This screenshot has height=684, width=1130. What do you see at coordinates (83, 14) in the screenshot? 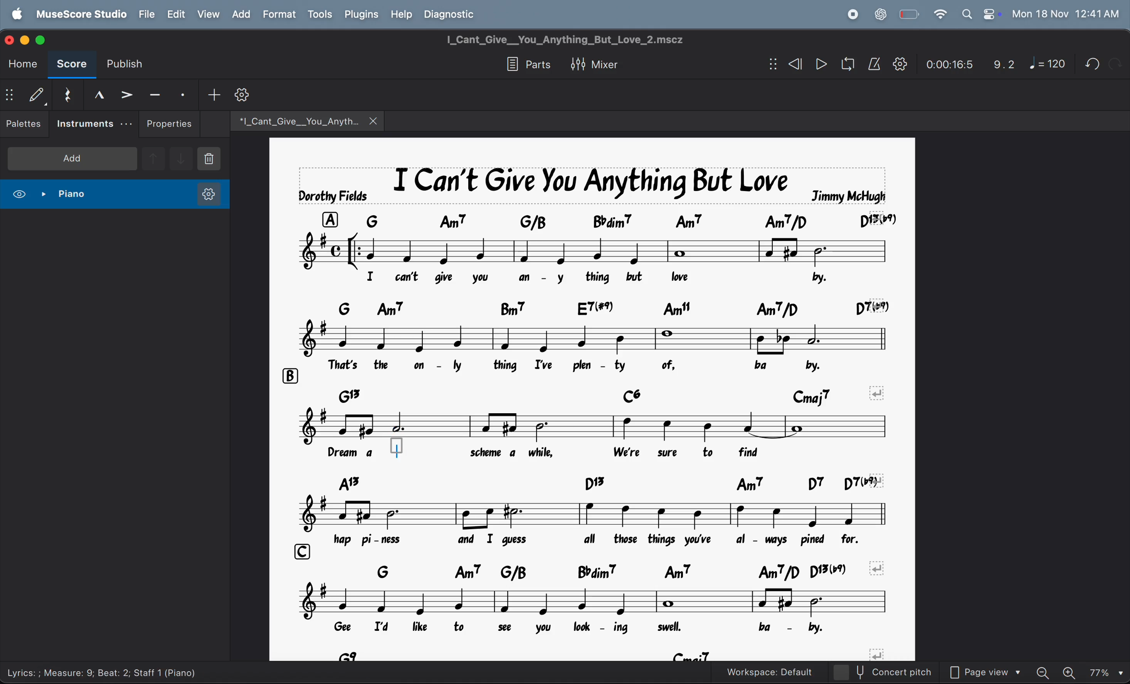
I see `musescore studio` at bounding box center [83, 14].